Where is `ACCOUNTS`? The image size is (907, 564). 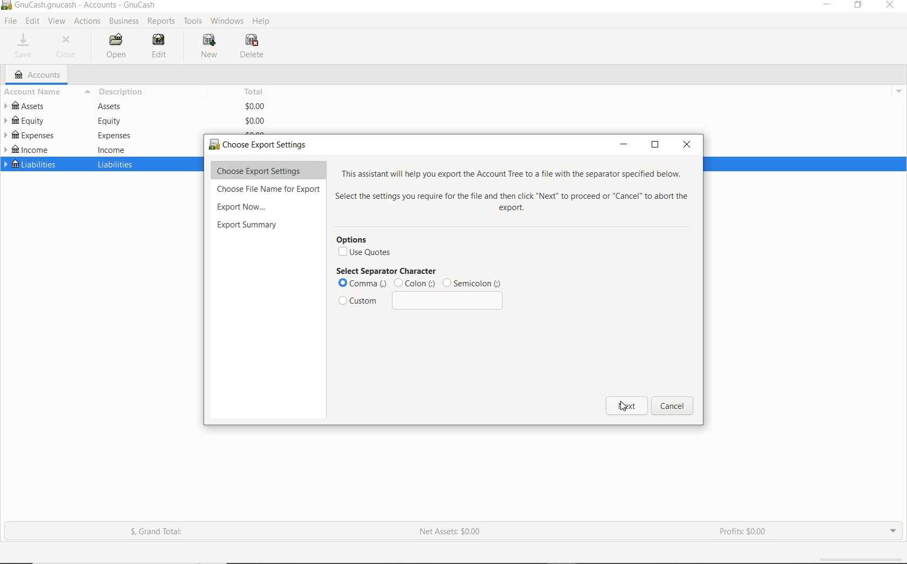
ACCOUNTS is located at coordinates (36, 75).